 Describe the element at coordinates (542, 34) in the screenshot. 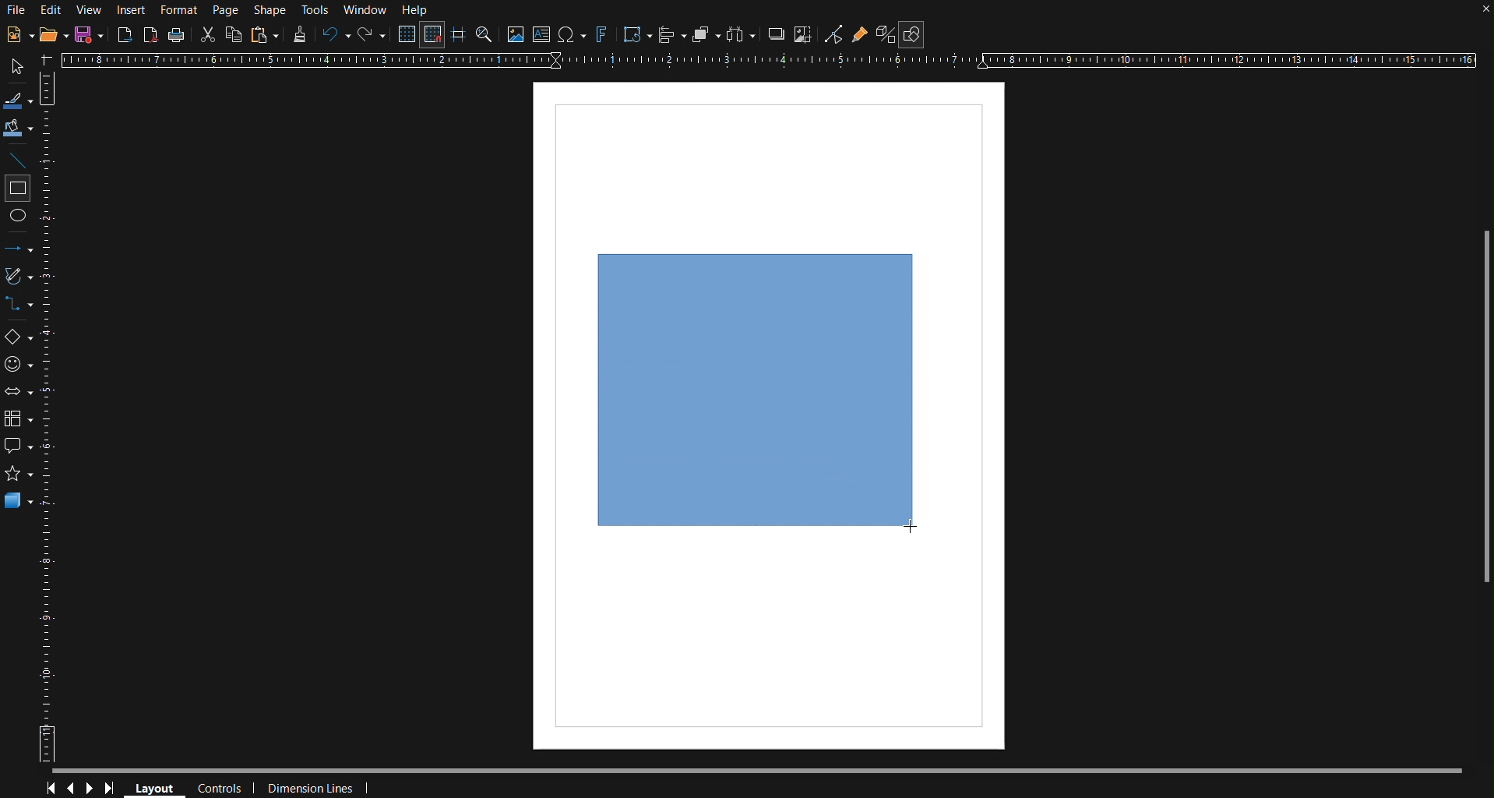

I see `Insert Textbox` at that location.